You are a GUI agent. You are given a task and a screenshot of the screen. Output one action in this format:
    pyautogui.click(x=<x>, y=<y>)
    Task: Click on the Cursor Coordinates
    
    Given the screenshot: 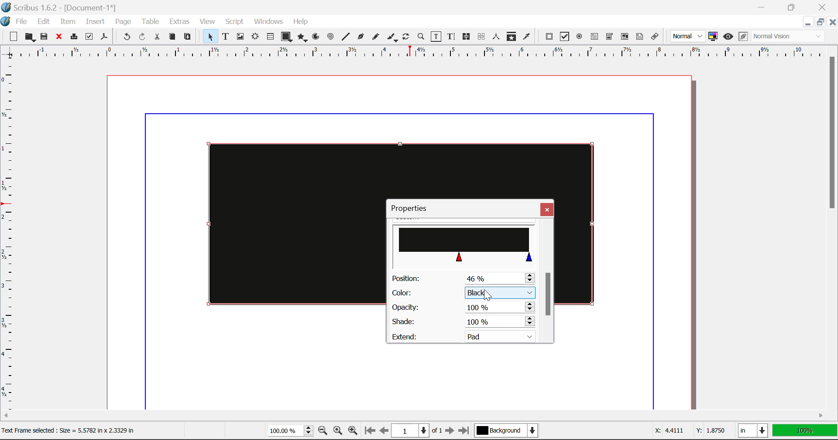 What is the action you would take?
    pyautogui.click(x=688, y=431)
    